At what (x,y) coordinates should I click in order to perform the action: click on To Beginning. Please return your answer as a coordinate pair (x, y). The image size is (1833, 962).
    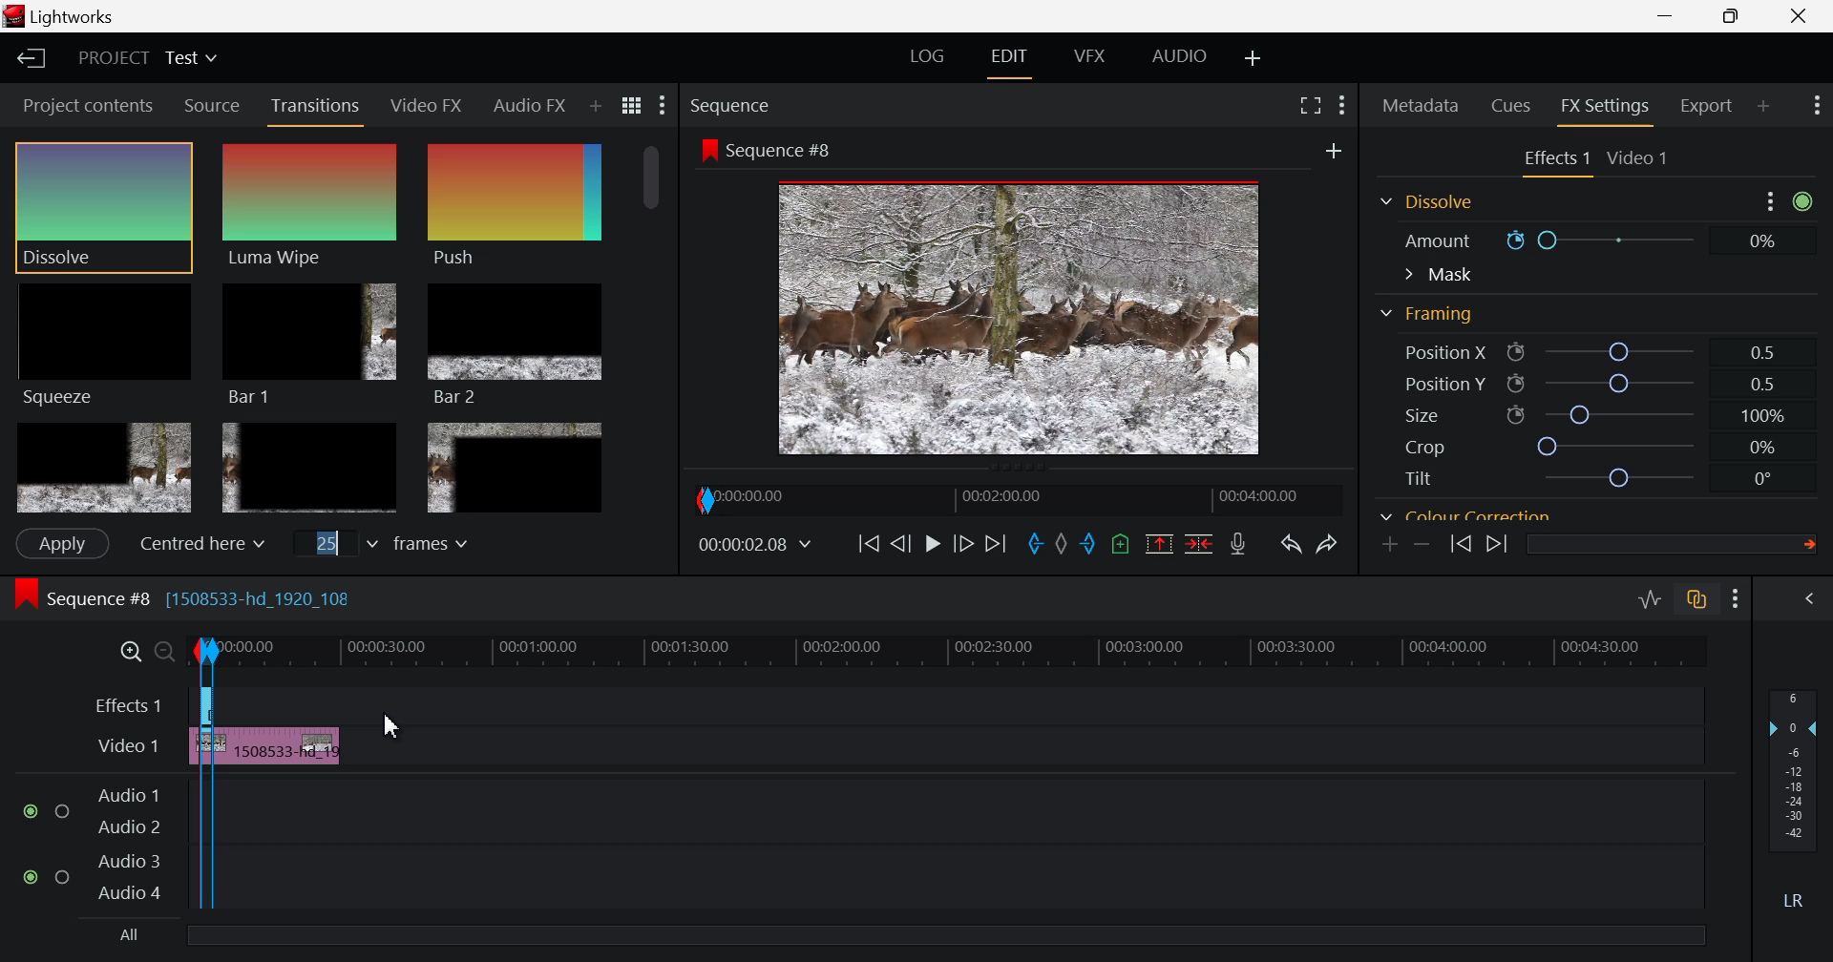
    Looking at the image, I should click on (866, 545).